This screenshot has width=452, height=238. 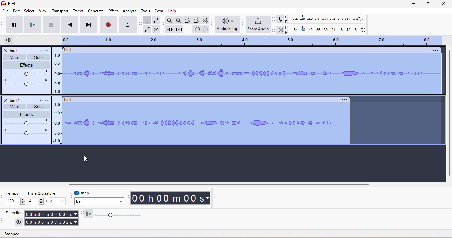 I want to click on zoom in, so click(x=170, y=20).